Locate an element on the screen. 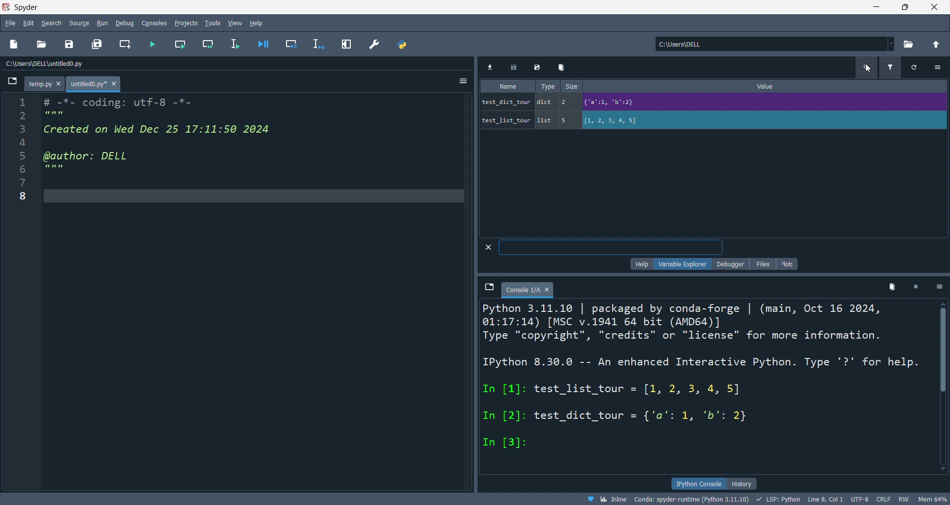 The width and height of the screenshot is (950, 505). tab is located at coordinates (530, 290).